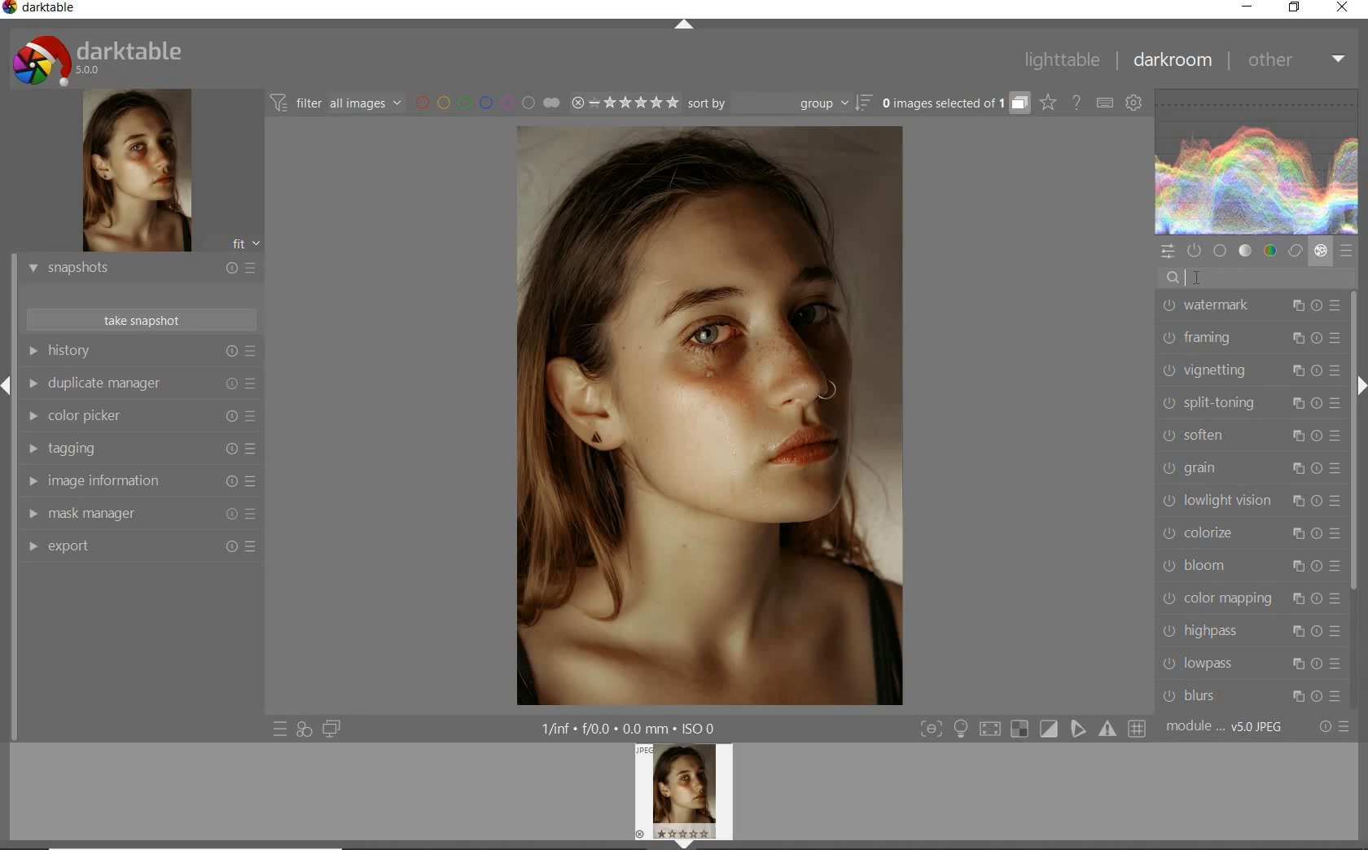 Image resolution: width=1368 pixels, height=850 pixels. What do you see at coordinates (1247, 466) in the screenshot?
I see `grain` at bounding box center [1247, 466].